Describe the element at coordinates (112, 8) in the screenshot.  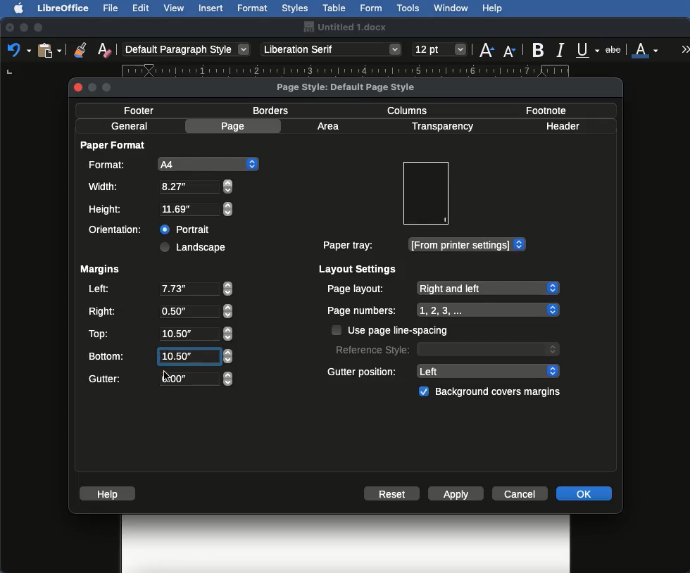
I see `File` at that location.